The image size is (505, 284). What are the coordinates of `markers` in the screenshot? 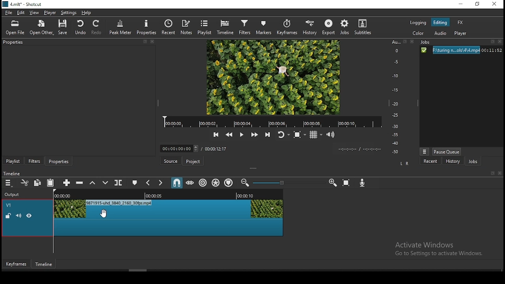 It's located at (264, 27).